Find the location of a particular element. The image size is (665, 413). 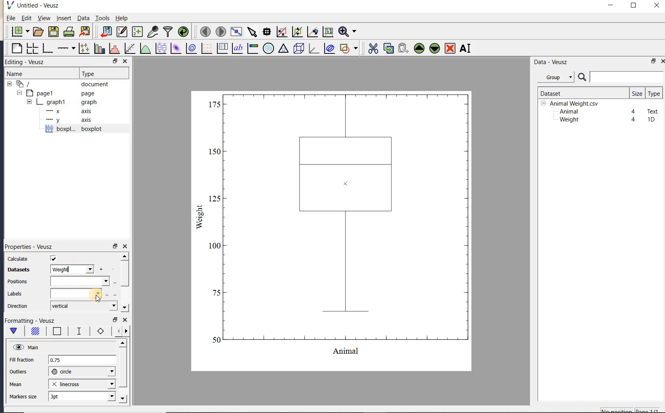

close is located at coordinates (125, 247).